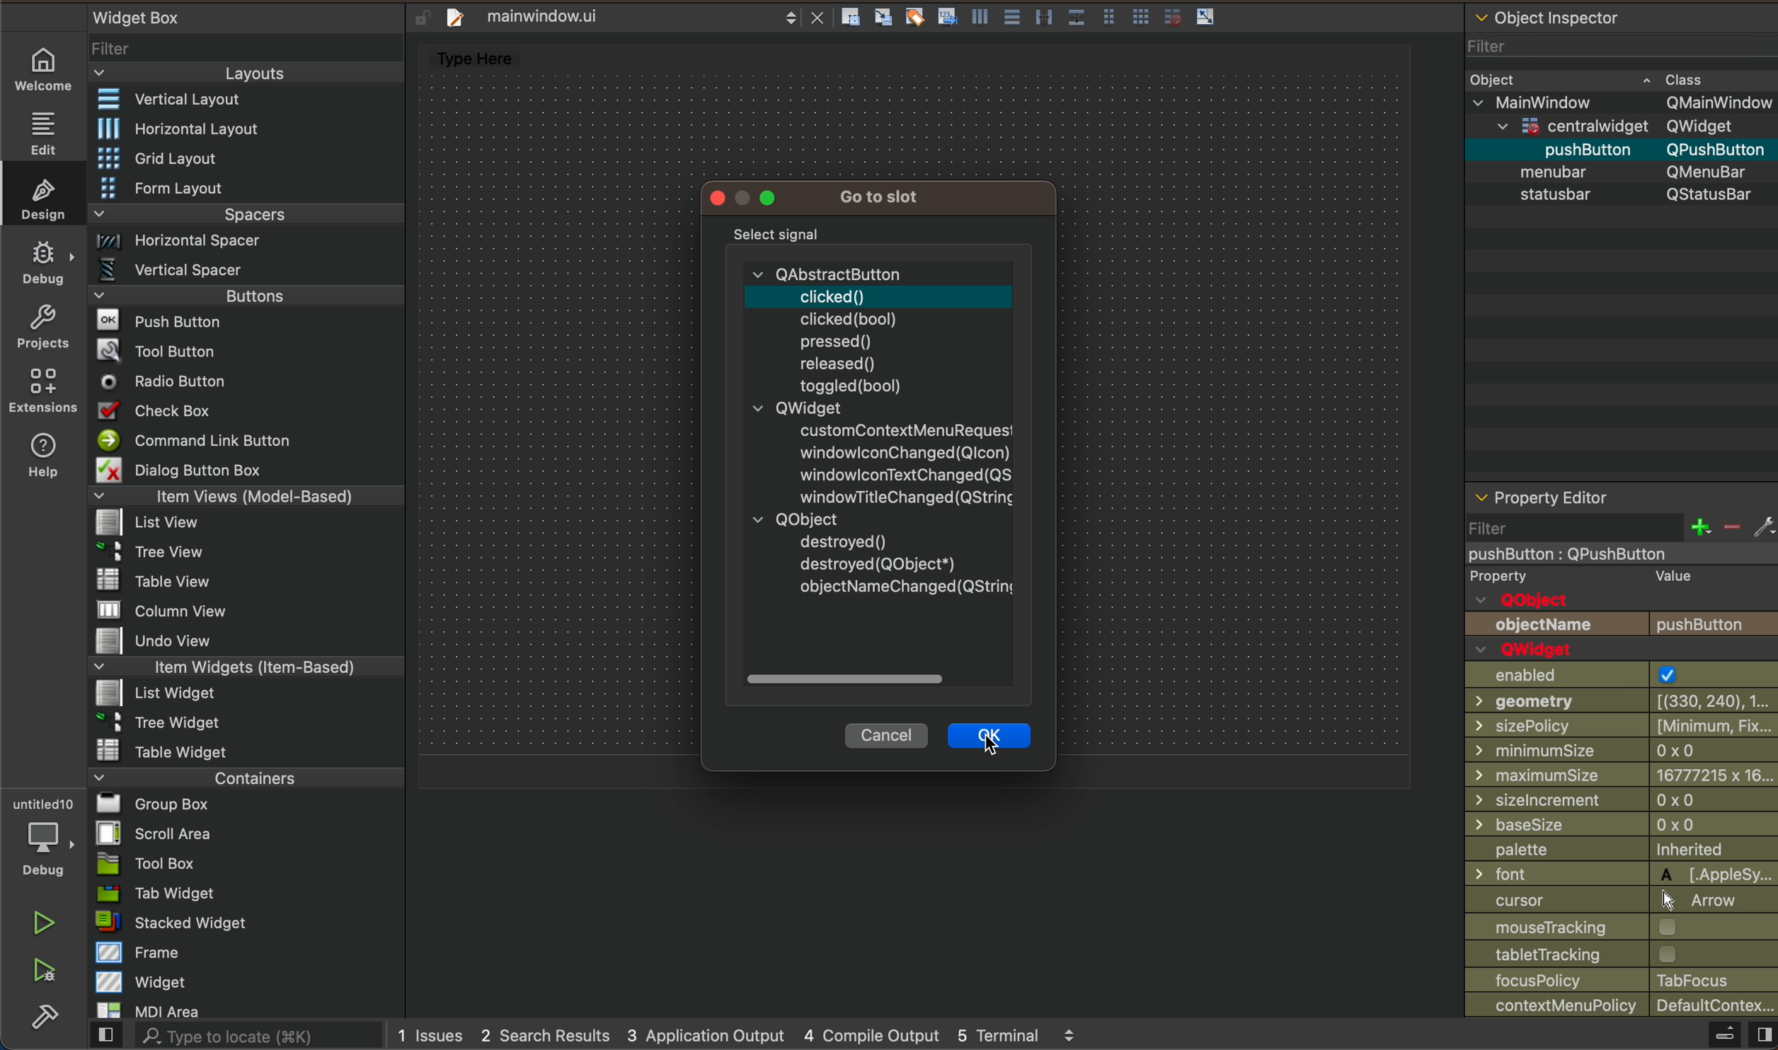  Describe the element at coordinates (1620, 980) in the screenshot. I see `focus` at that location.